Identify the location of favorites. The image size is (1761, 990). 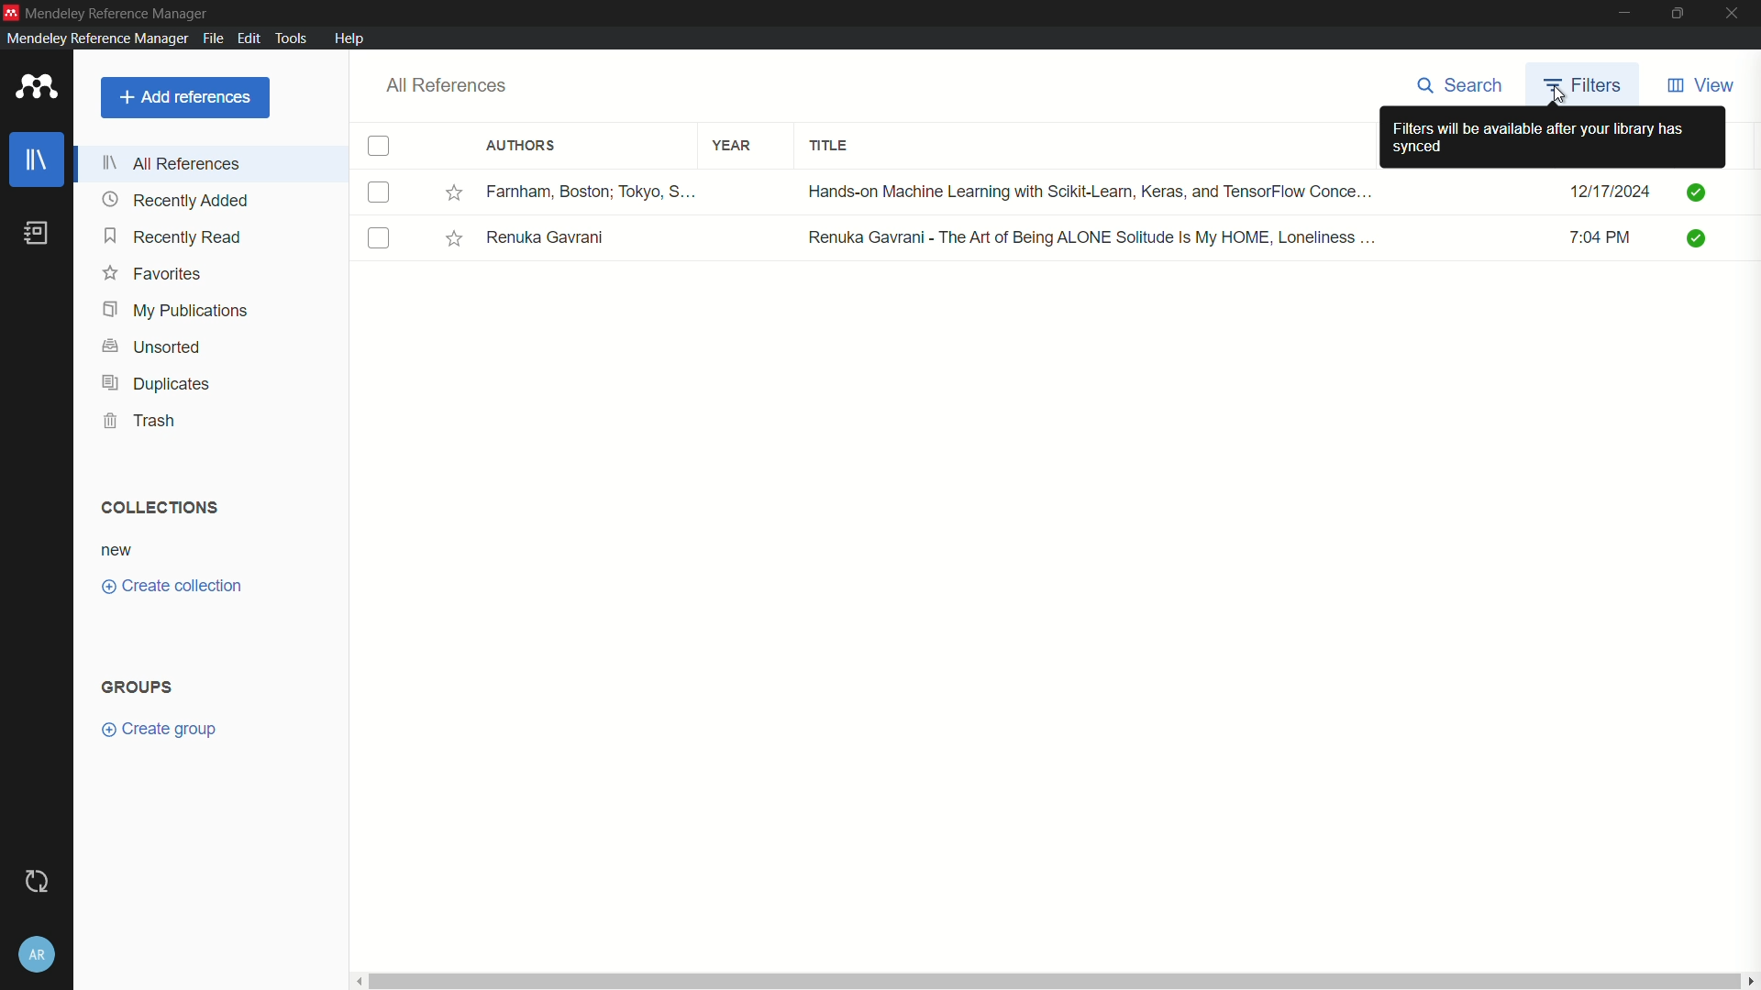
(153, 274).